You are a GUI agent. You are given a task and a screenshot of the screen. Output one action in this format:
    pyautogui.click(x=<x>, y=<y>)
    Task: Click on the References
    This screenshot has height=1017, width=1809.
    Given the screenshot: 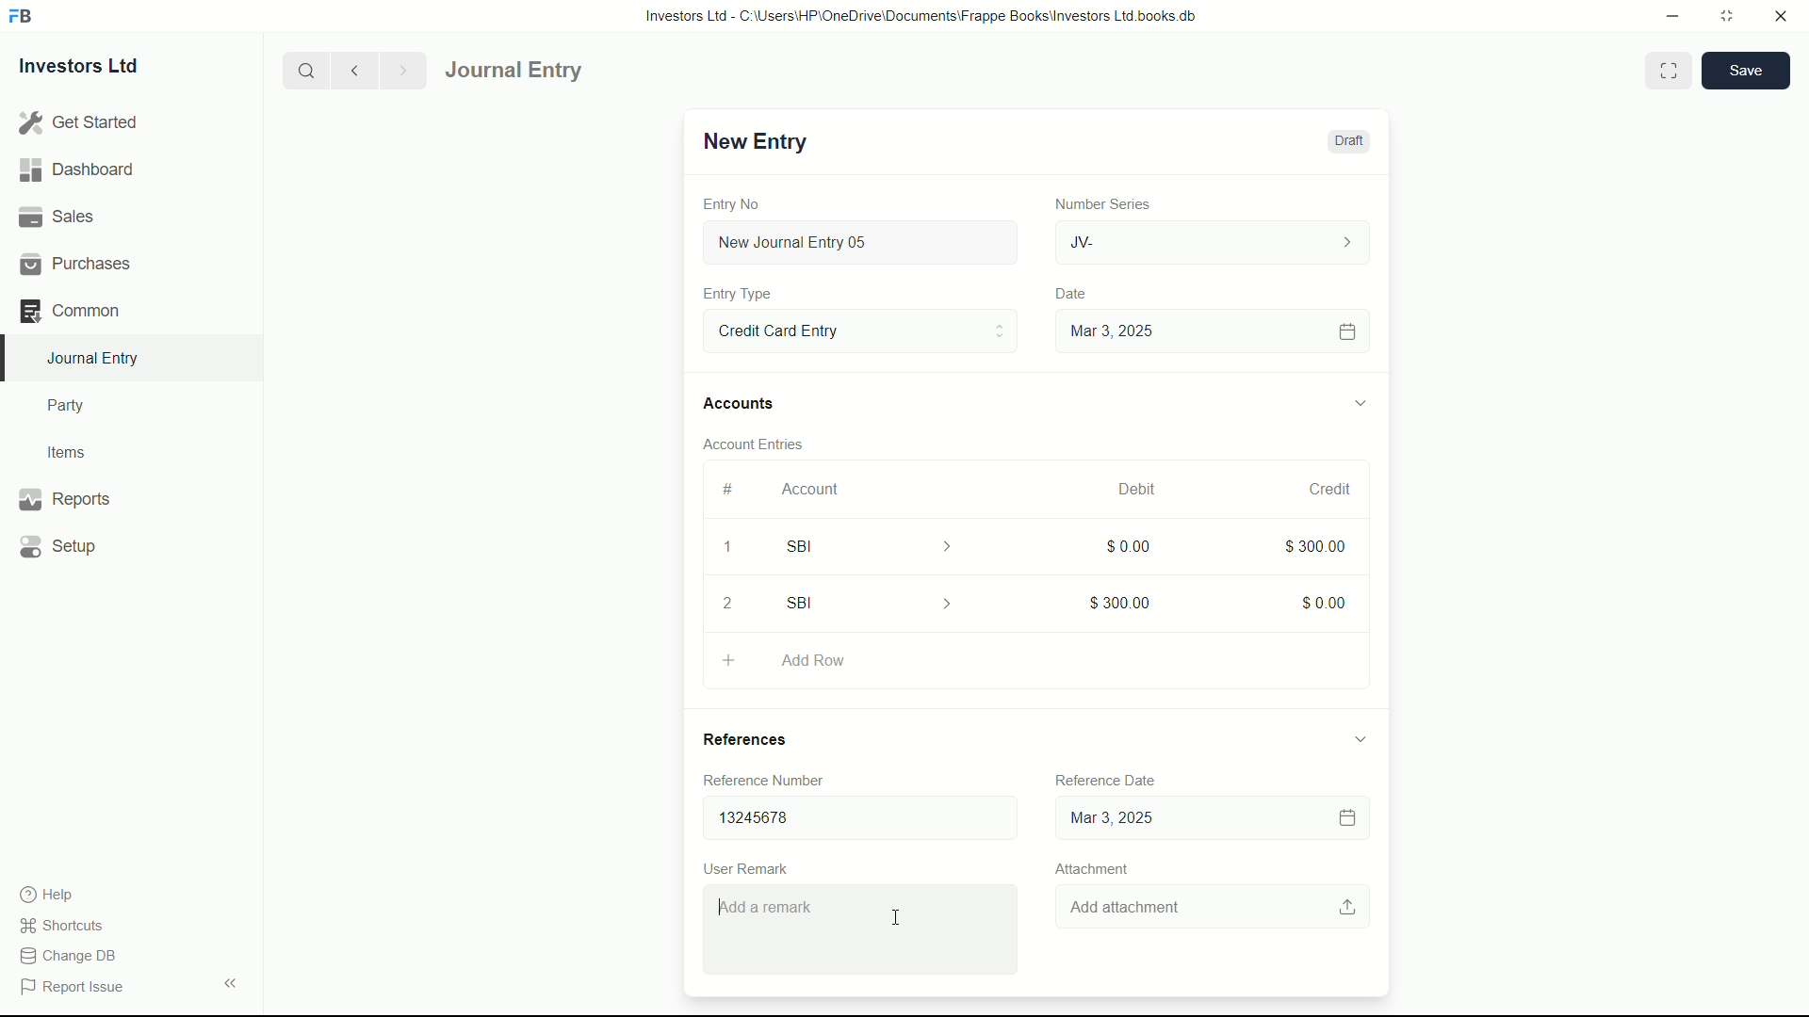 What is the action you would take?
    pyautogui.click(x=763, y=739)
    